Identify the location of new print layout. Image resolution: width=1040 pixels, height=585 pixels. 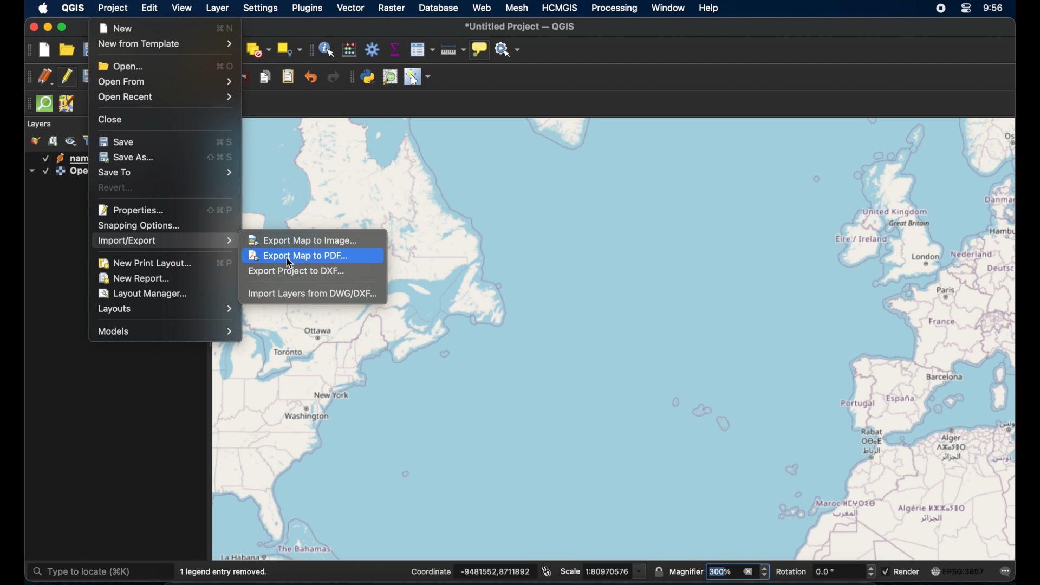
(144, 263).